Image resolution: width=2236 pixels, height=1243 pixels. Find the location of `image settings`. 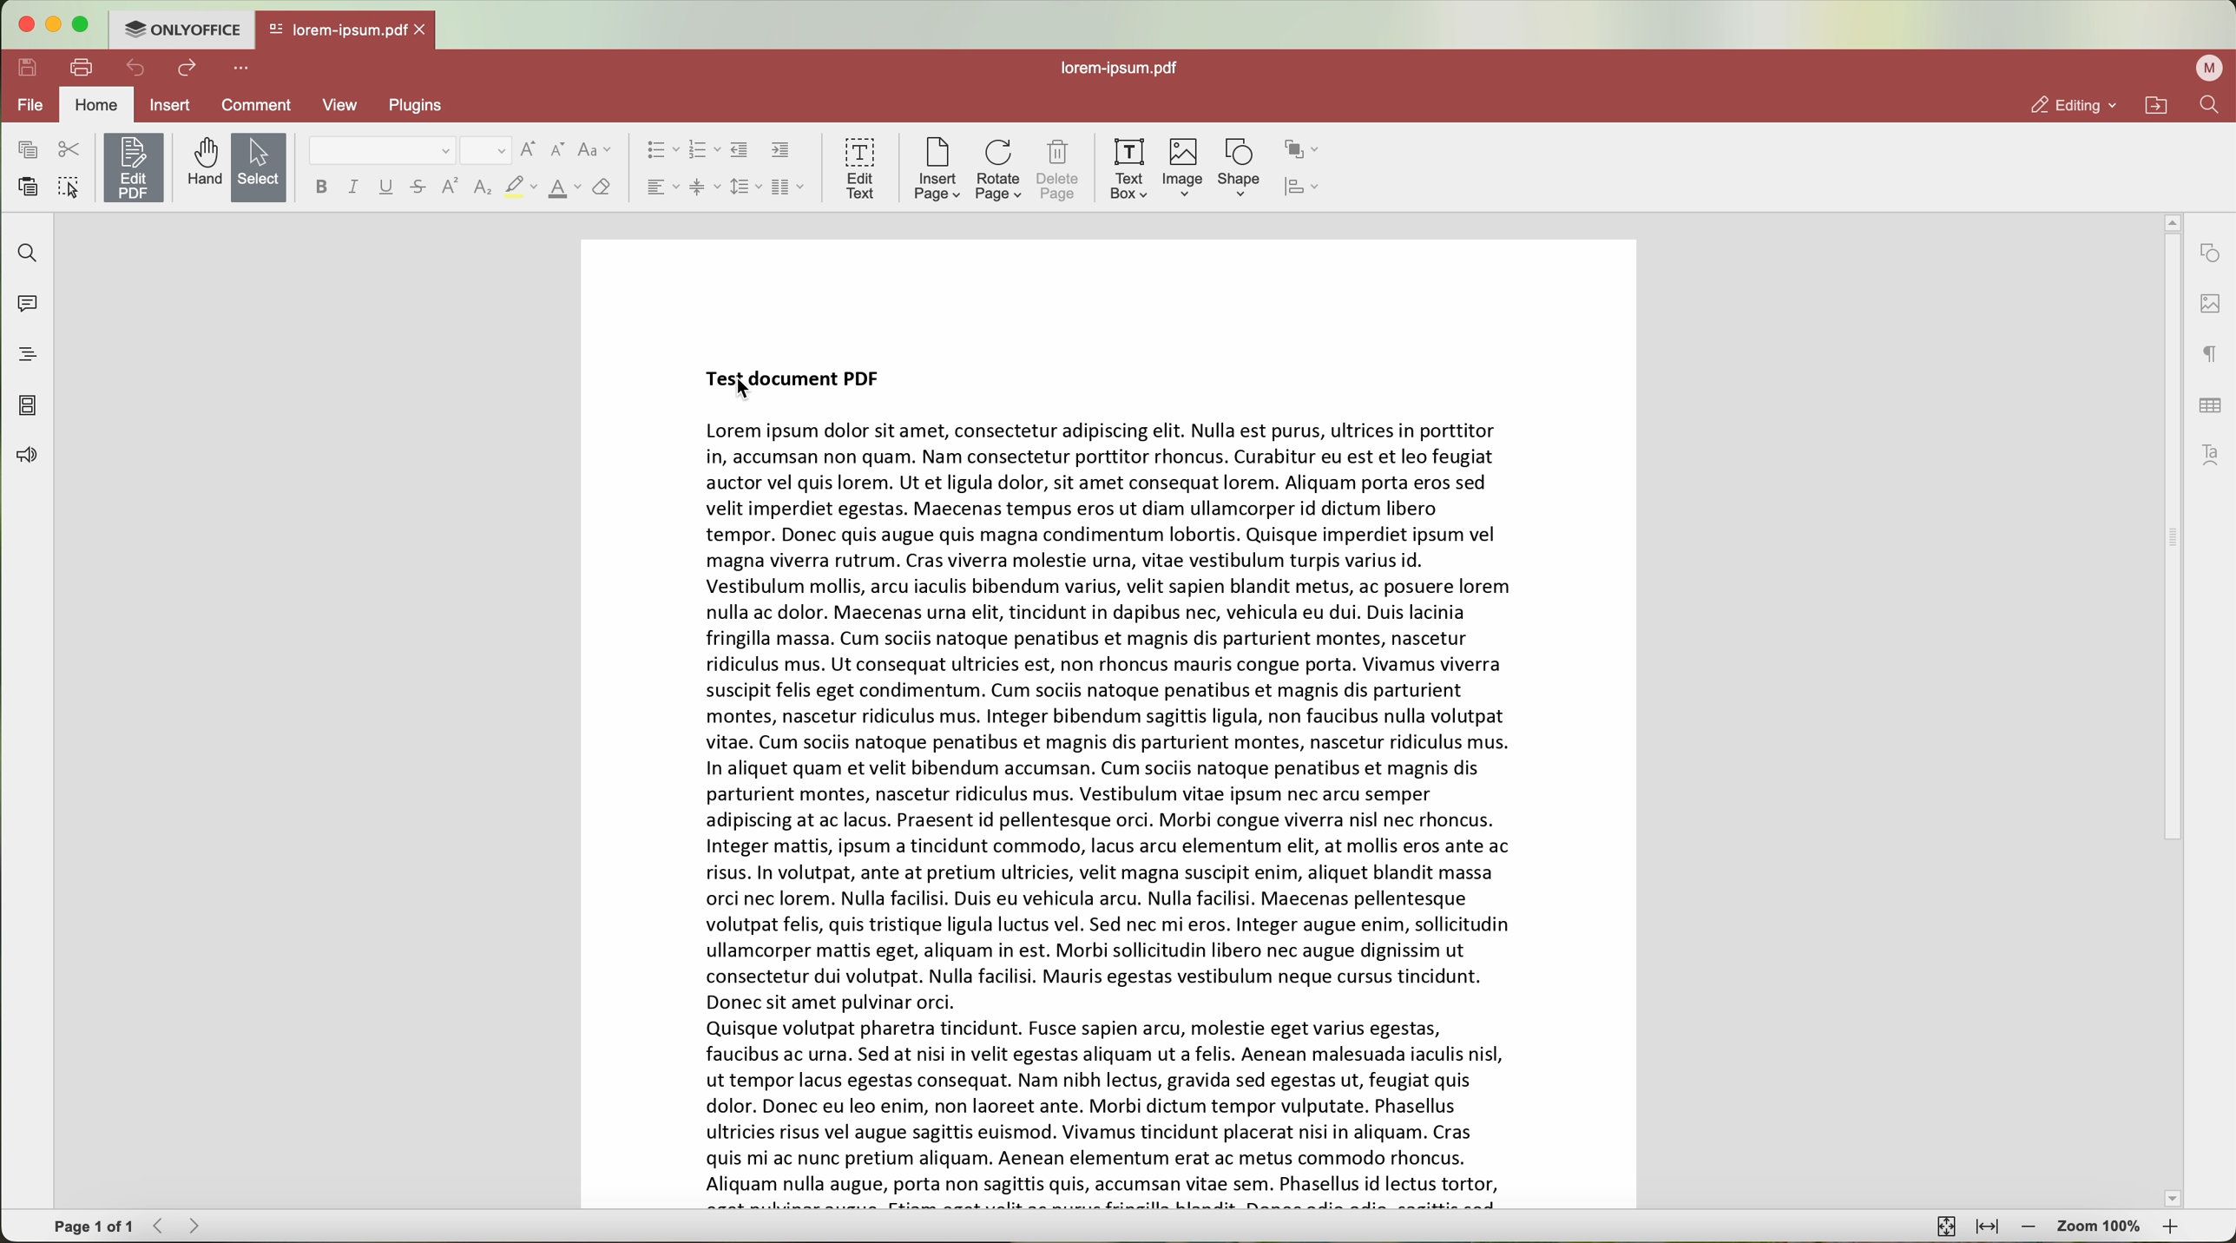

image settings is located at coordinates (2211, 306).